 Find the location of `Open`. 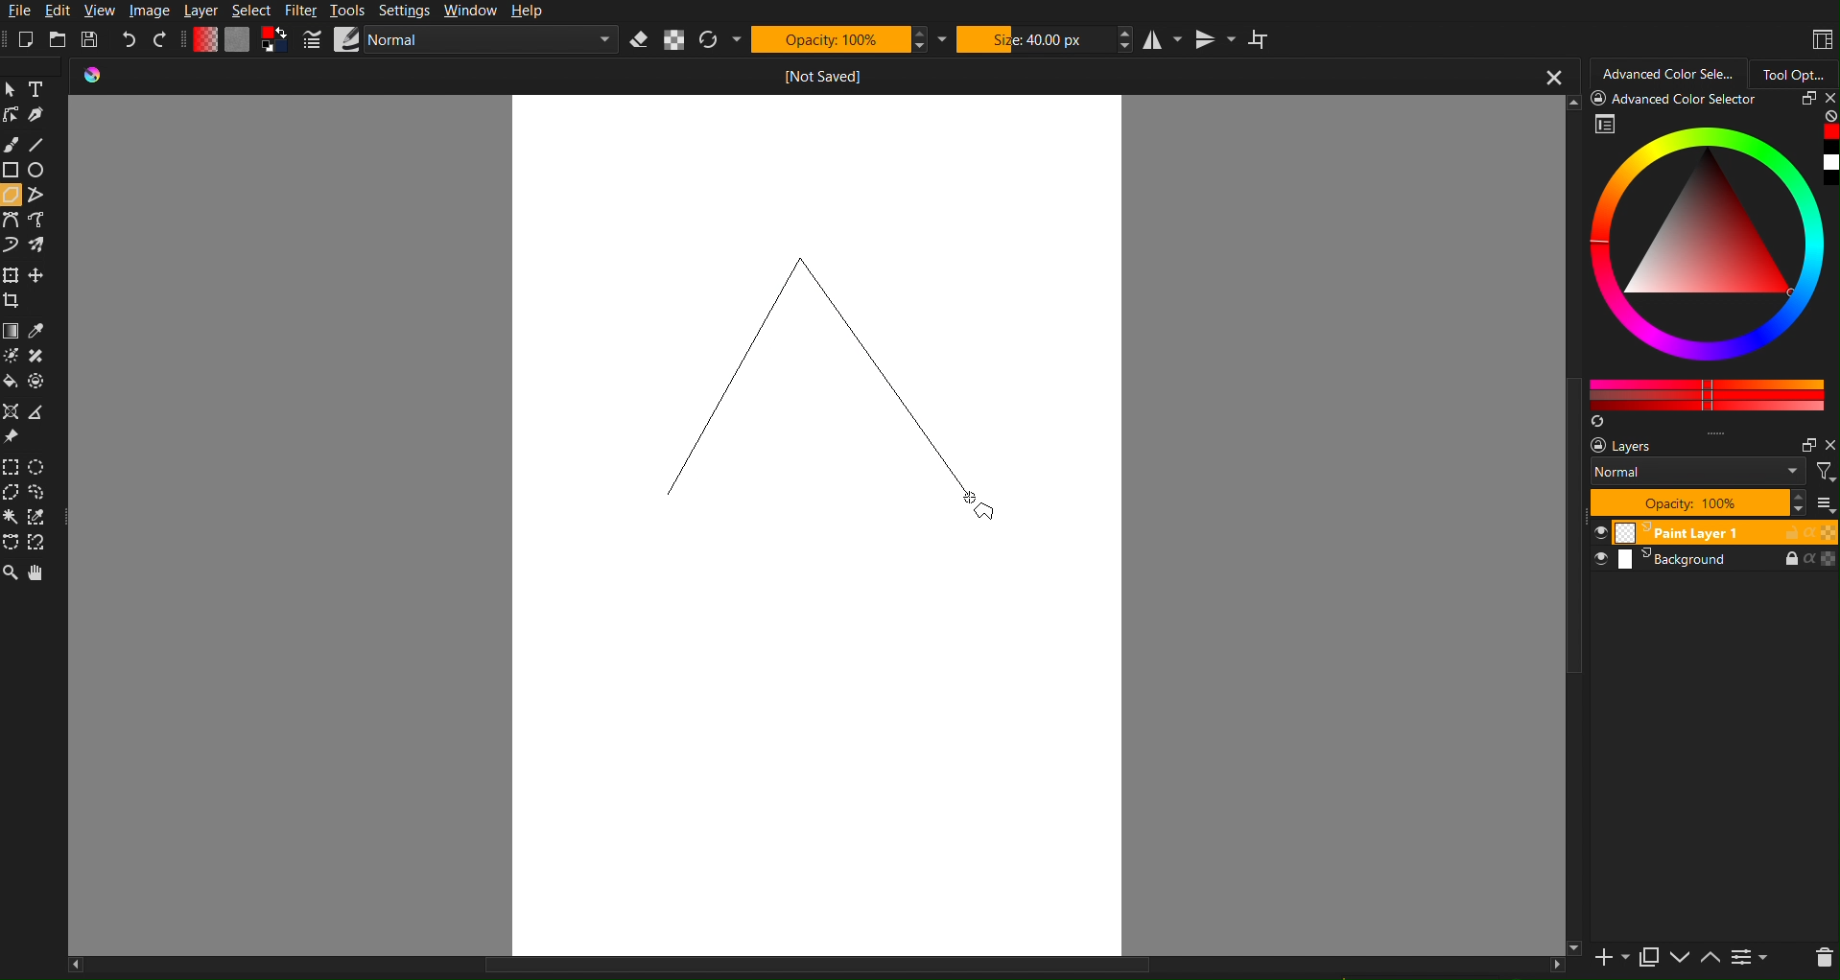

Open is located at coordinates (59, 39).